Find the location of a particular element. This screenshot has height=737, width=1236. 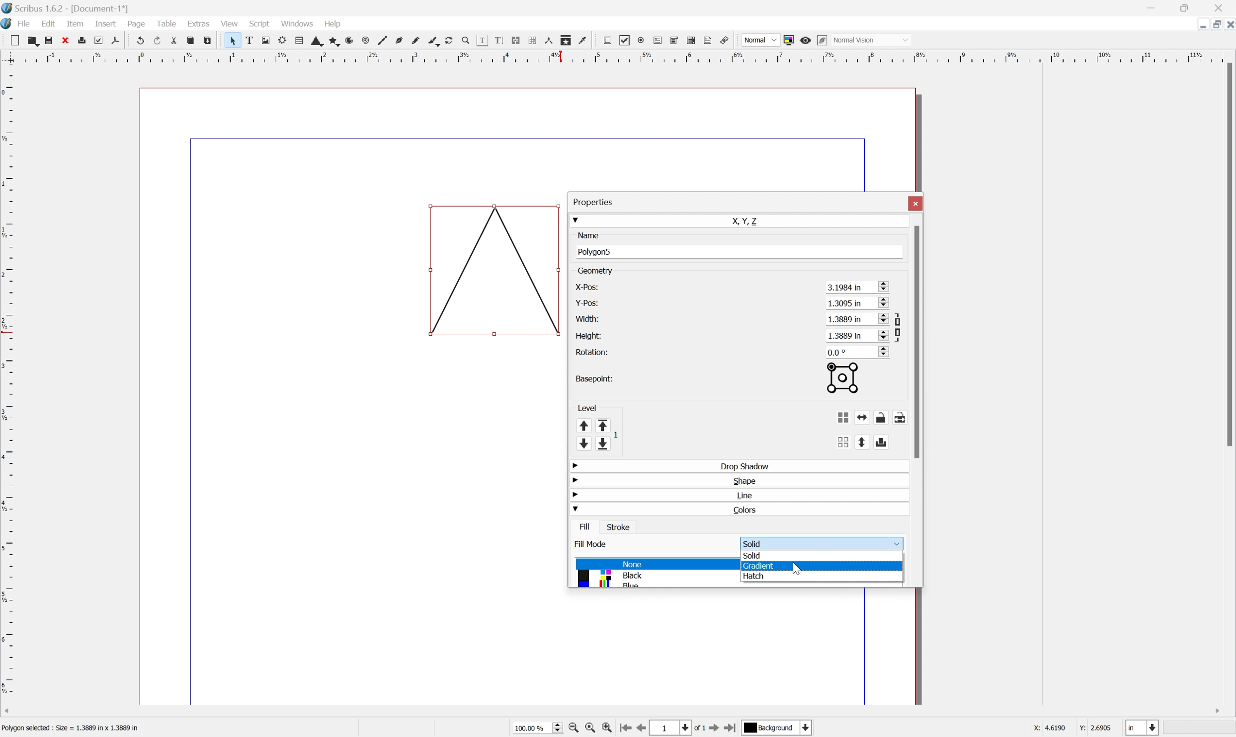

Script is located at coordinates (260, 23).